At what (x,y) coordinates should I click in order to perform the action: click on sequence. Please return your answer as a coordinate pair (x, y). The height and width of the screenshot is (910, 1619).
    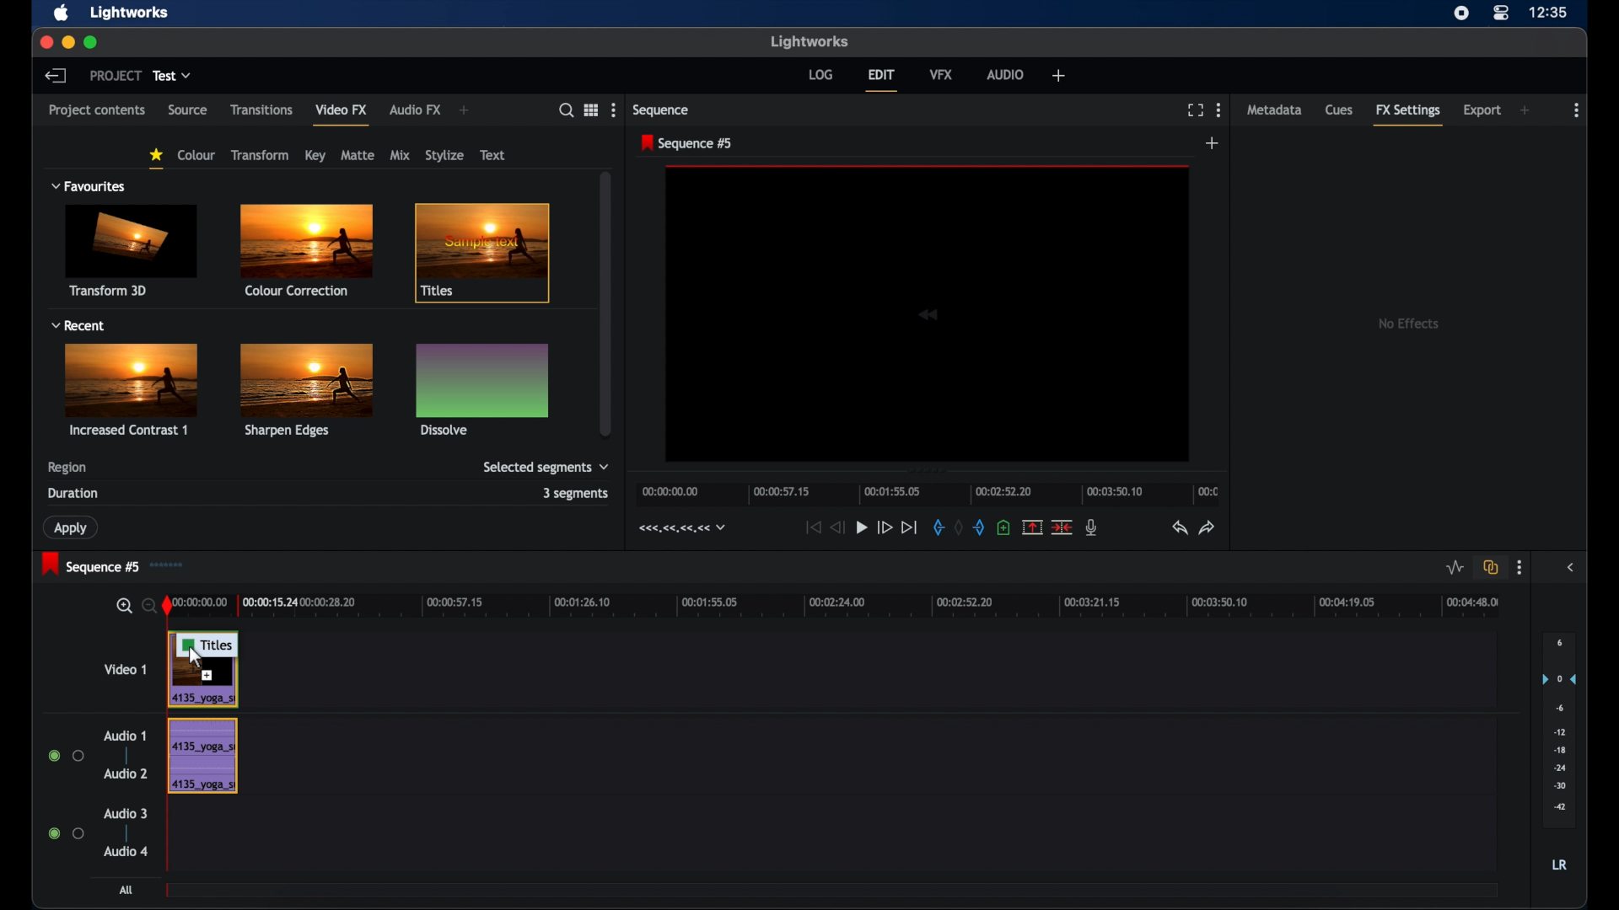
    Looking at the image, I should click on (661, 110).